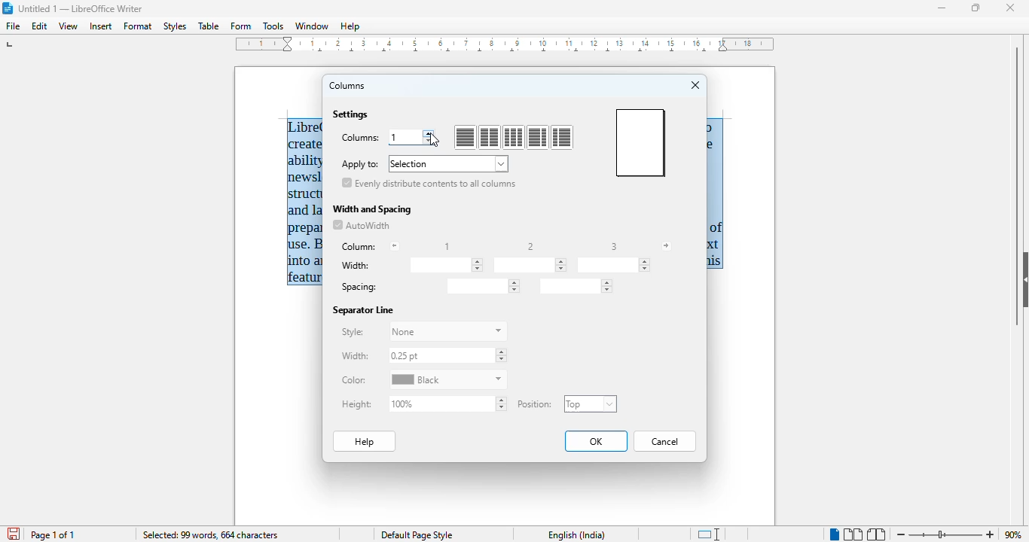  I want to click on Libre Create ability newsl struct and la Prepar use. B into a featur, so click(305, 202).